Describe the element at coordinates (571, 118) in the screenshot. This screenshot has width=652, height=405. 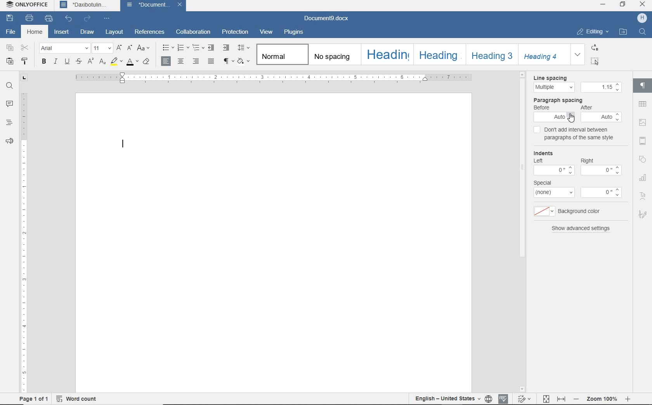
I see `cursor` at that location.